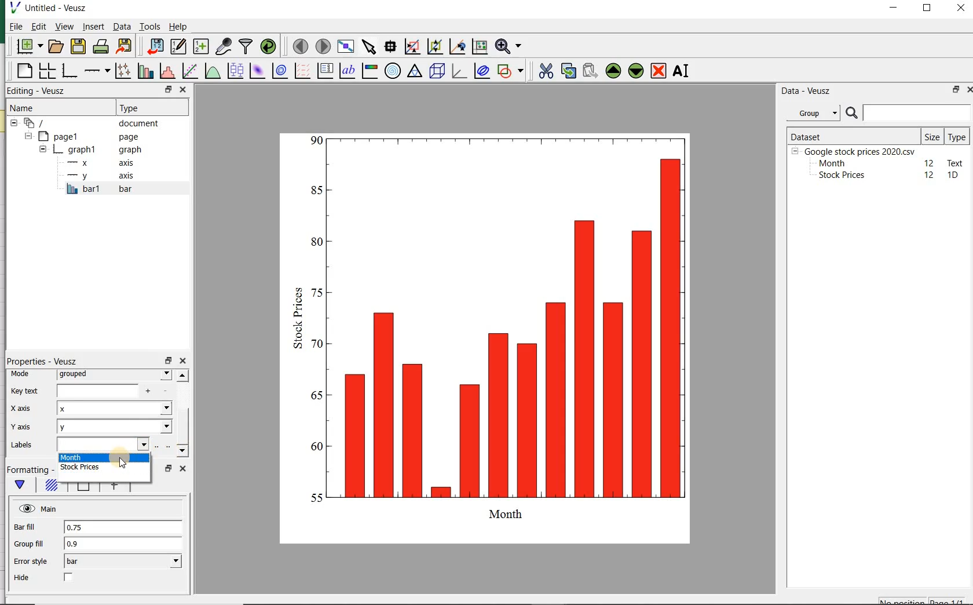  Describe the element at coordinates (23, 409) in the screenshot. I see `x-axis` at that location.